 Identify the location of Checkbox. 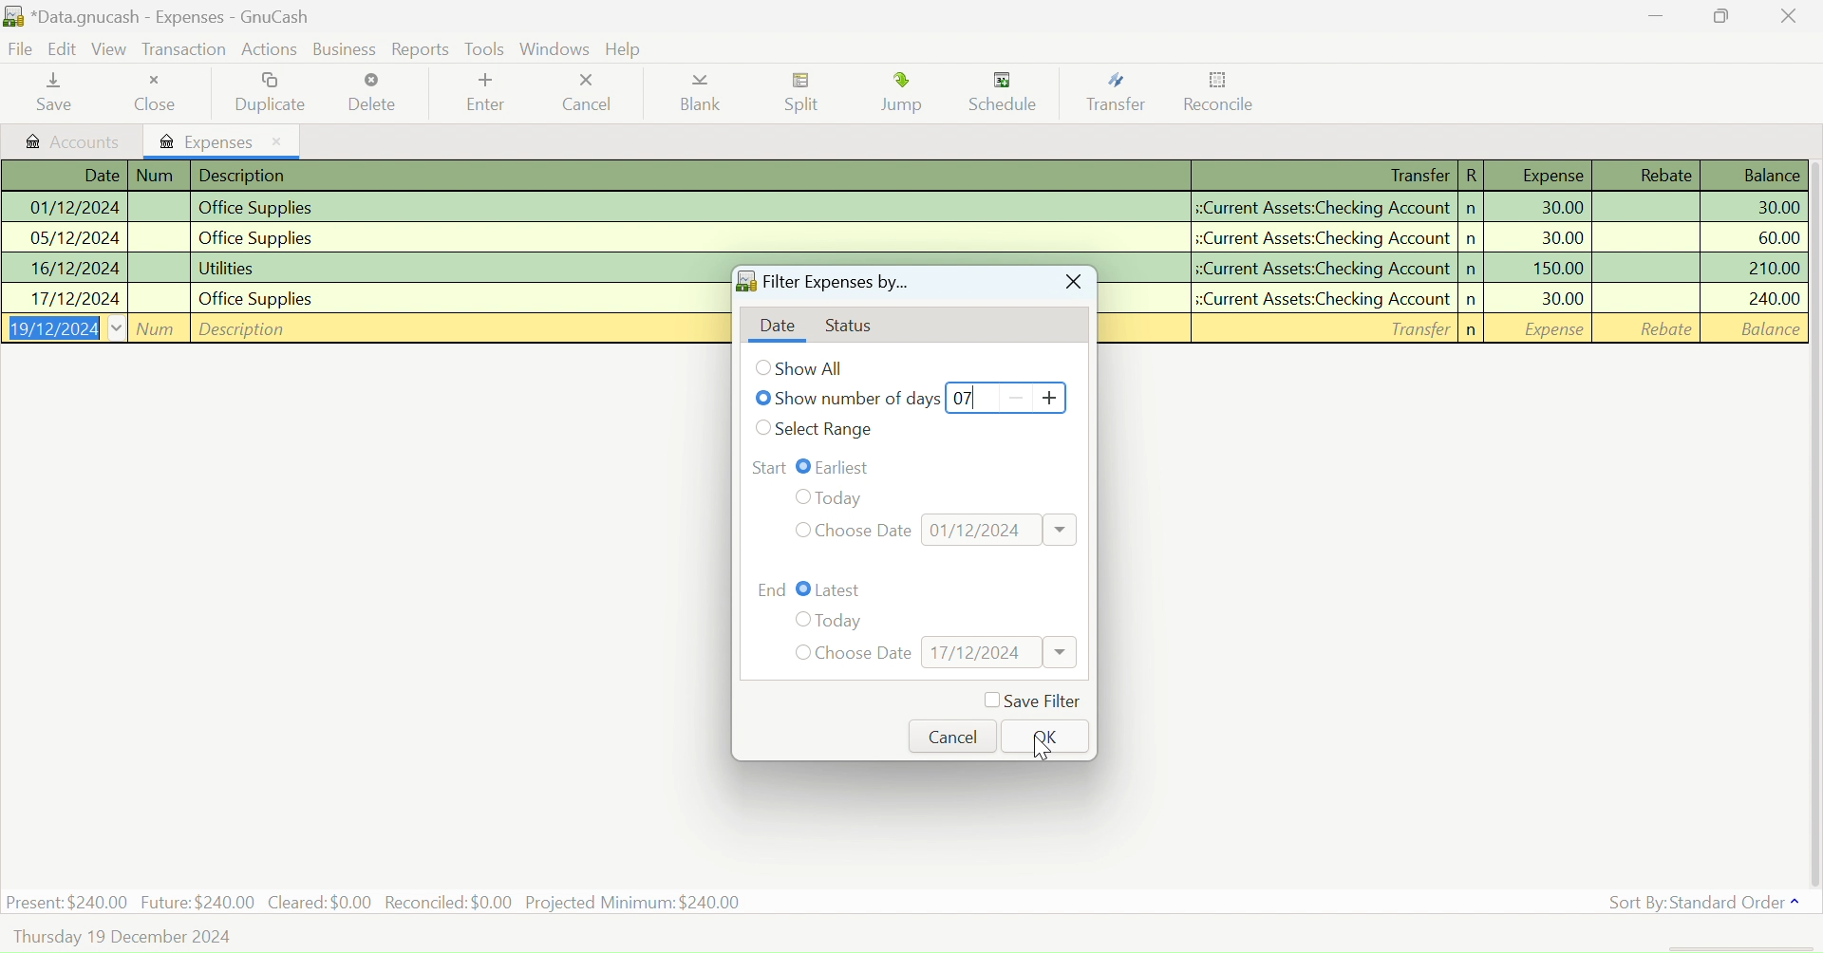
(799, 530).